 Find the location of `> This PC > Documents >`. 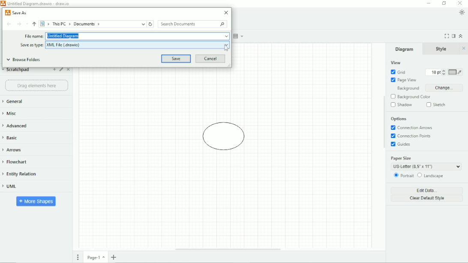

> This PC > Documents > is located at coordinates (93, 24).